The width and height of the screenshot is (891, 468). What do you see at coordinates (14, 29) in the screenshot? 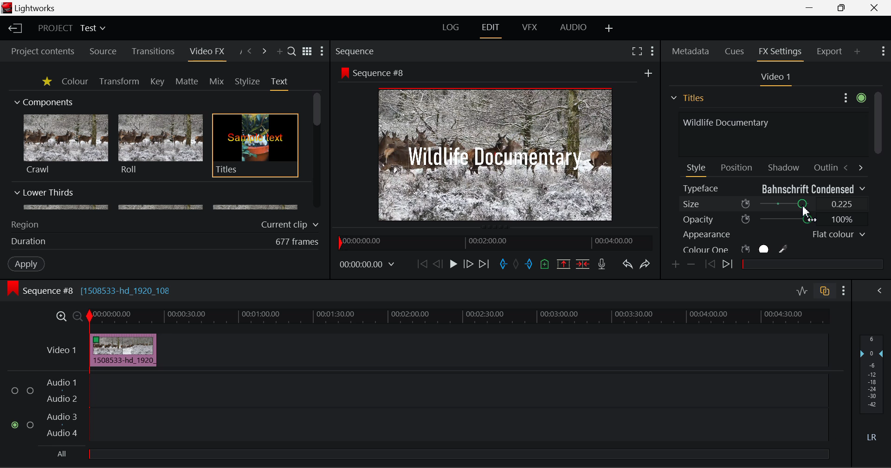
I see `Back to Homepage` at bounding box center [14, 29].